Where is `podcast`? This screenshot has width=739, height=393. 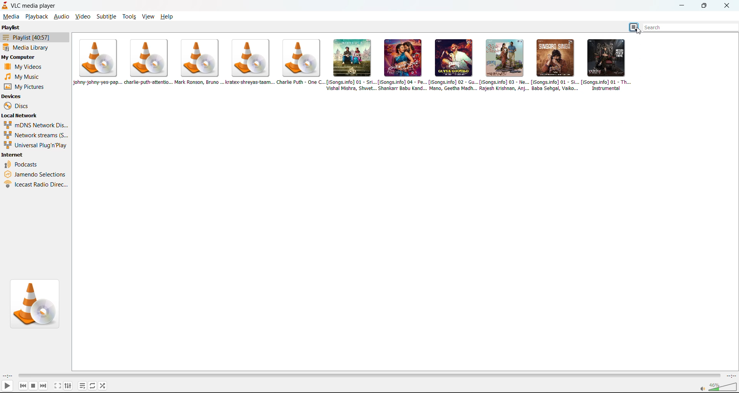
podcast is located at coordinates (23, 165).